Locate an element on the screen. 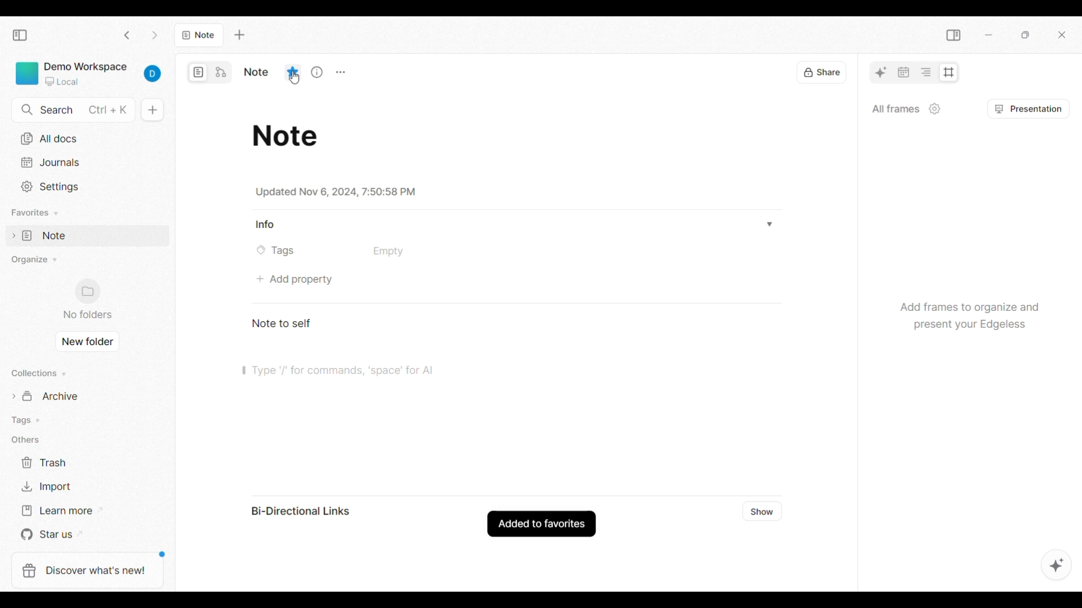  Add frames to organize and present your Edgeless is located at coordinates (966, 312).